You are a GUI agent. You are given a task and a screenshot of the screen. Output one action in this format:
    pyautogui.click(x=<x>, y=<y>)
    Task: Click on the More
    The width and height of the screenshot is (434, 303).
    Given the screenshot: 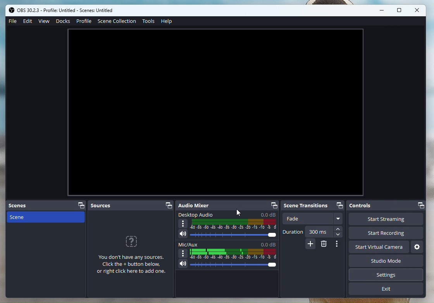 What is the action you would take?
    pyautogui.click(x=338, y=245)
    